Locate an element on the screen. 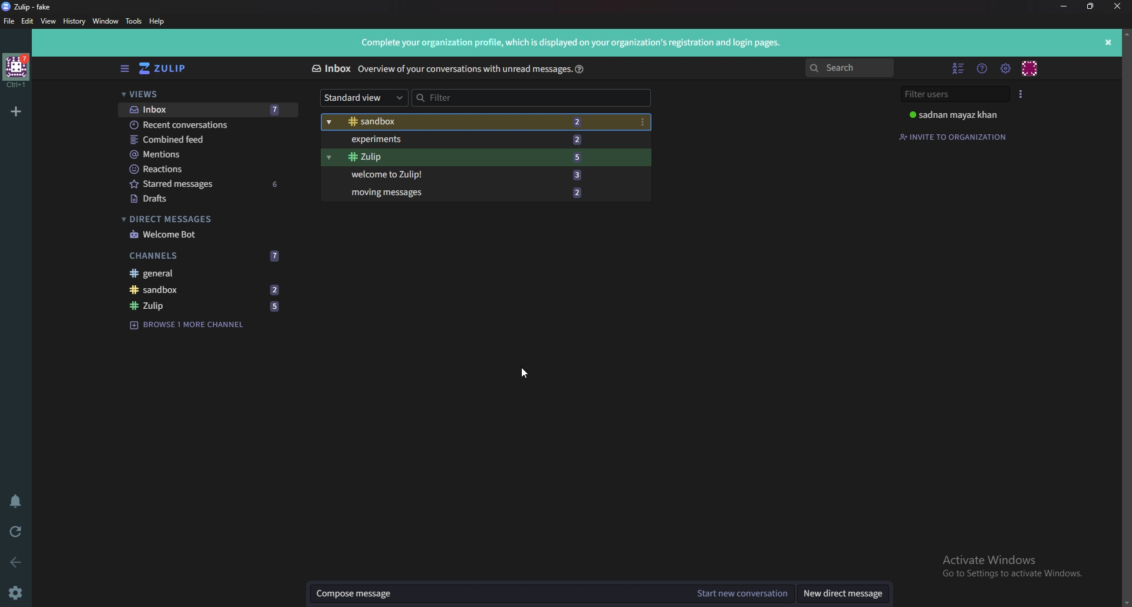 The image size is (1132, 607). Main menu is located at coordinates (1006, 68).